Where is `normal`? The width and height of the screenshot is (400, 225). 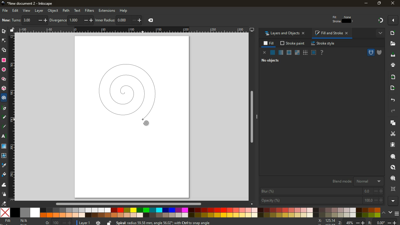
normal is located at coordinates (273, 53).